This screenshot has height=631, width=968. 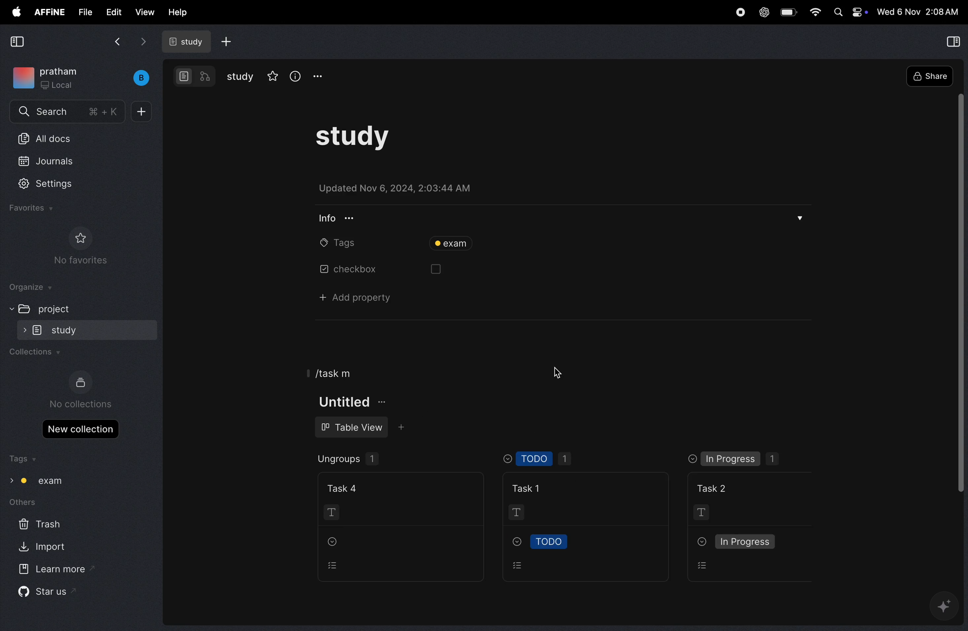 I want to click on T, so click(x=334, y=513).